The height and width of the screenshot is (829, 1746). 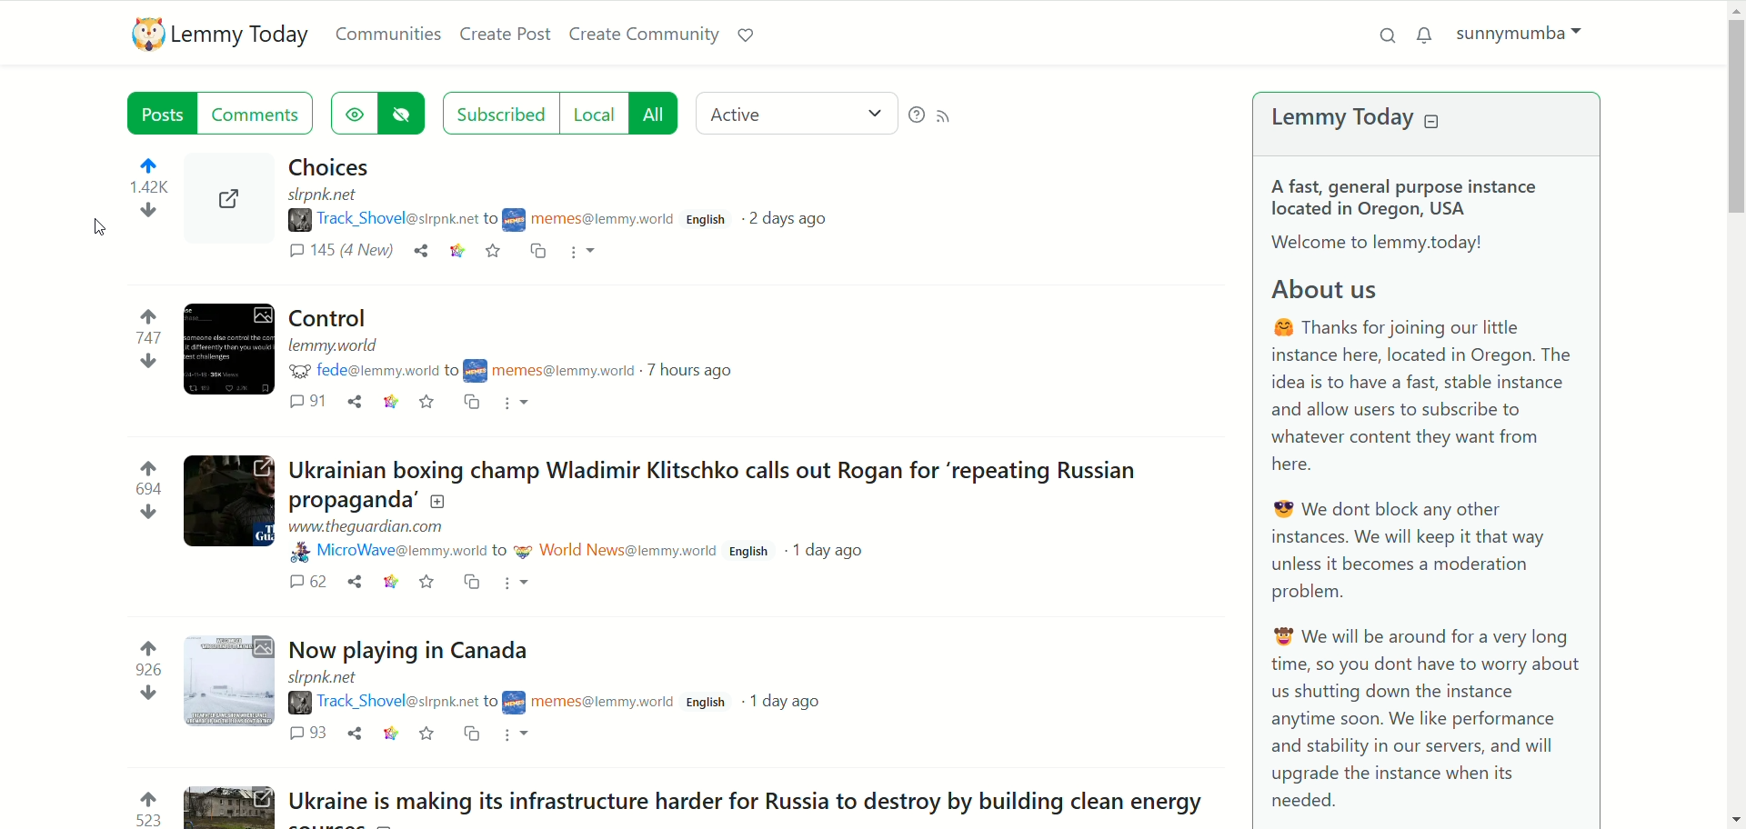 What do you see at coordinates (261, 113) in the screenshot?
I see `comments` at bounding box center [261, 113].